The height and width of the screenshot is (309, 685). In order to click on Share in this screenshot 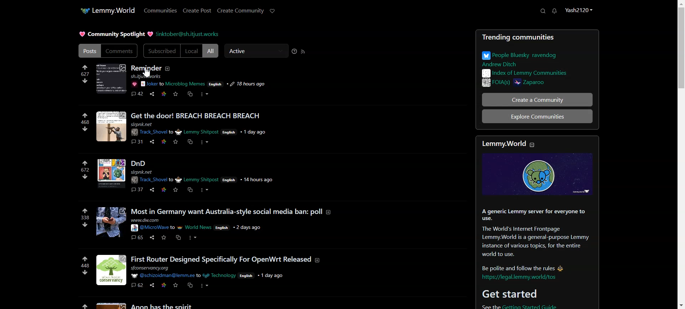, I will do `click(152, 94)`.